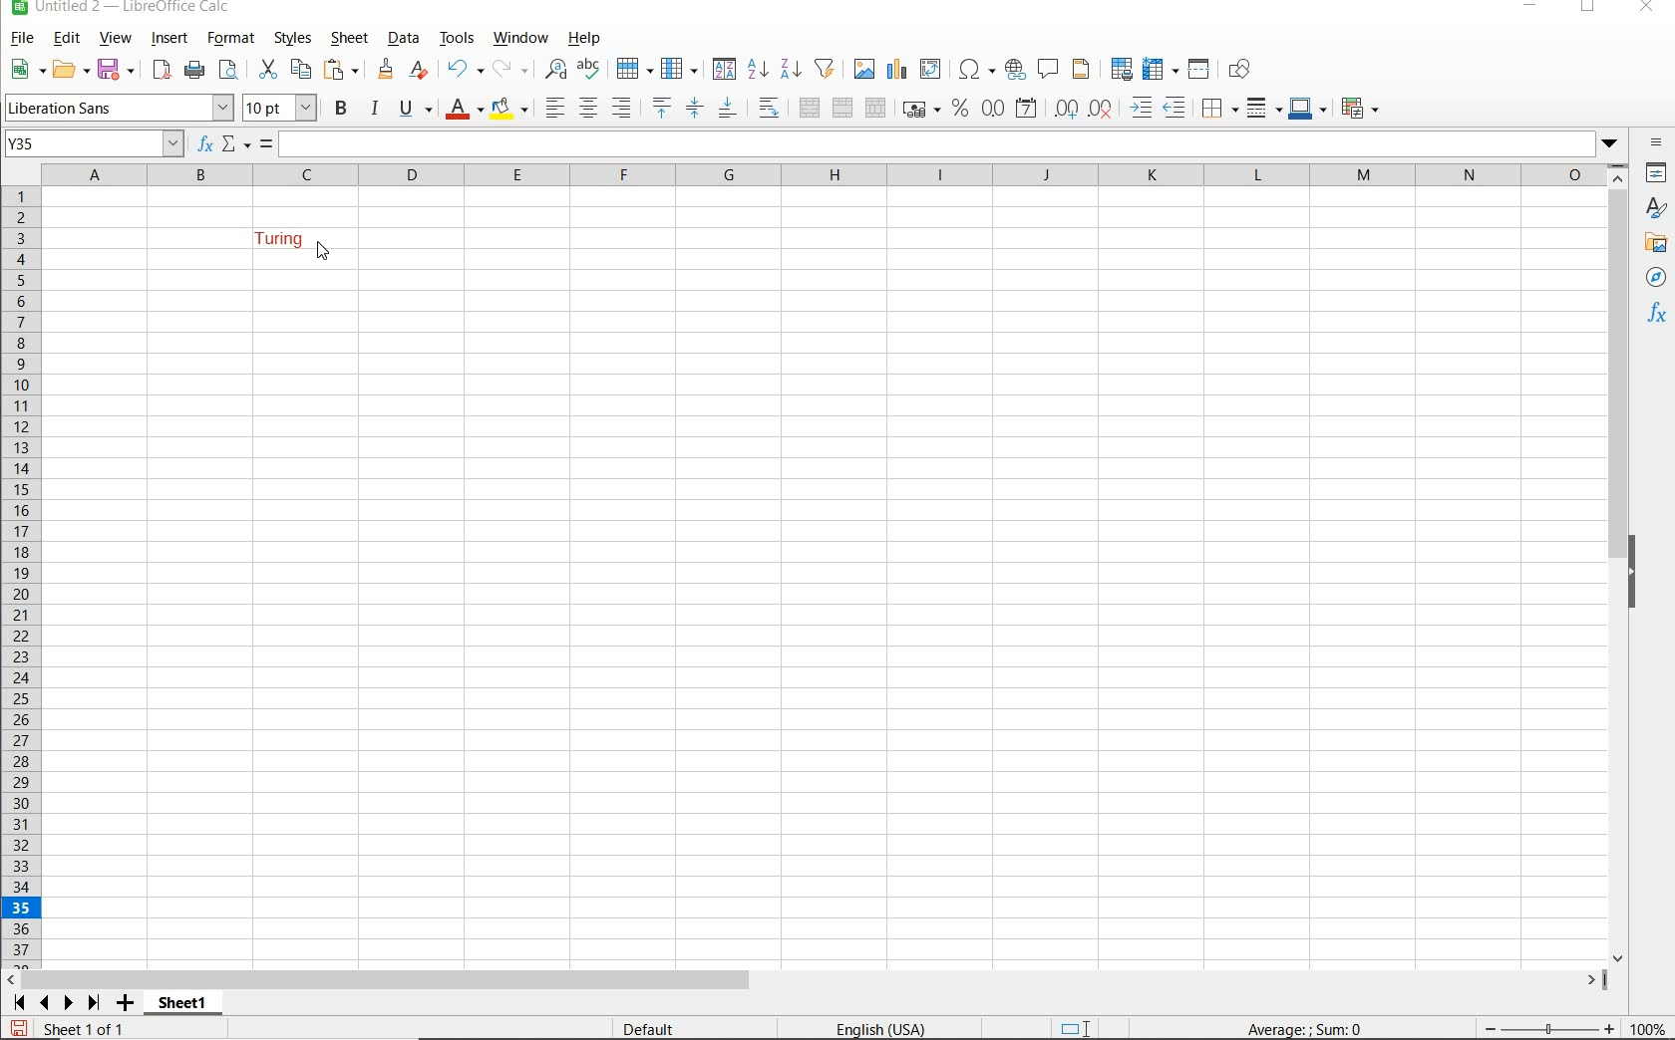 This screenshot has width=1675, height=1040. I want to click on BOLD, so click(344, 110).